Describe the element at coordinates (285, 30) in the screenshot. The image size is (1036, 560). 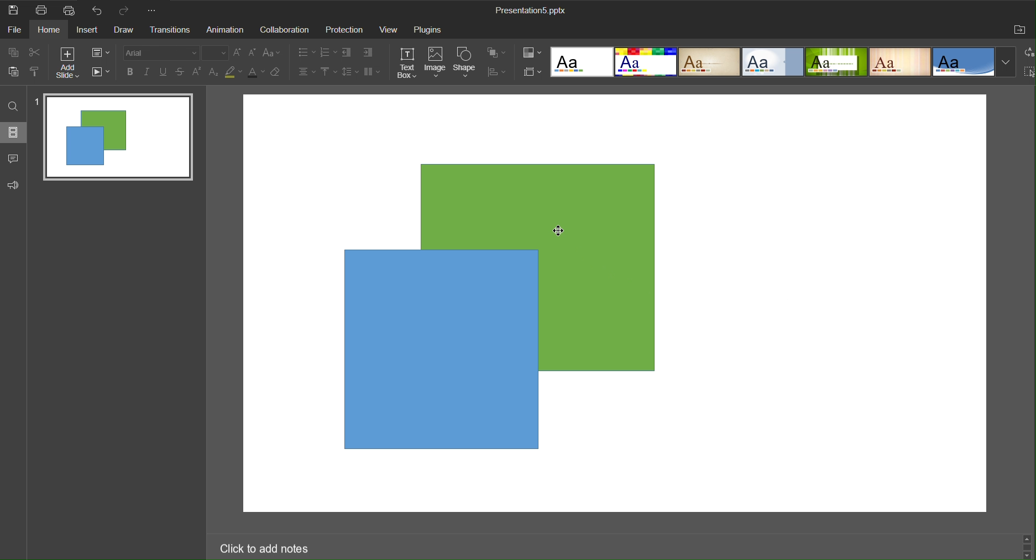
I see `Collaboration` at that location.